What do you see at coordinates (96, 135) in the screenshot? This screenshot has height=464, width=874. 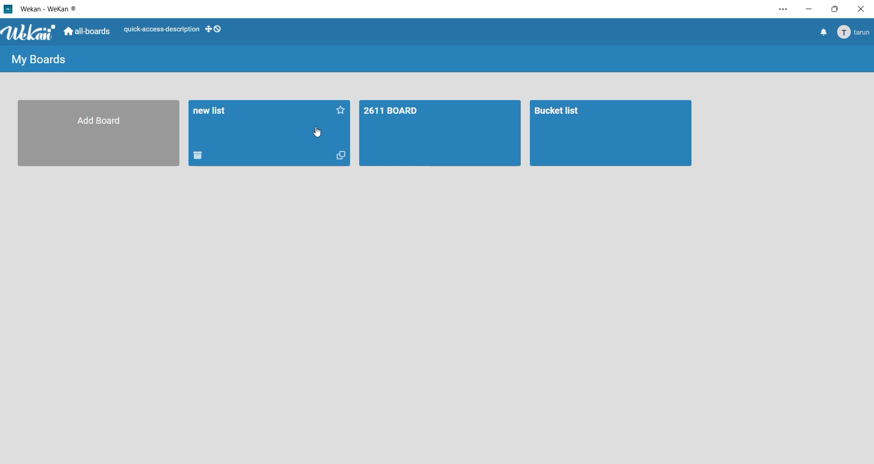 I see `add board` at bounding box center [96, 135].